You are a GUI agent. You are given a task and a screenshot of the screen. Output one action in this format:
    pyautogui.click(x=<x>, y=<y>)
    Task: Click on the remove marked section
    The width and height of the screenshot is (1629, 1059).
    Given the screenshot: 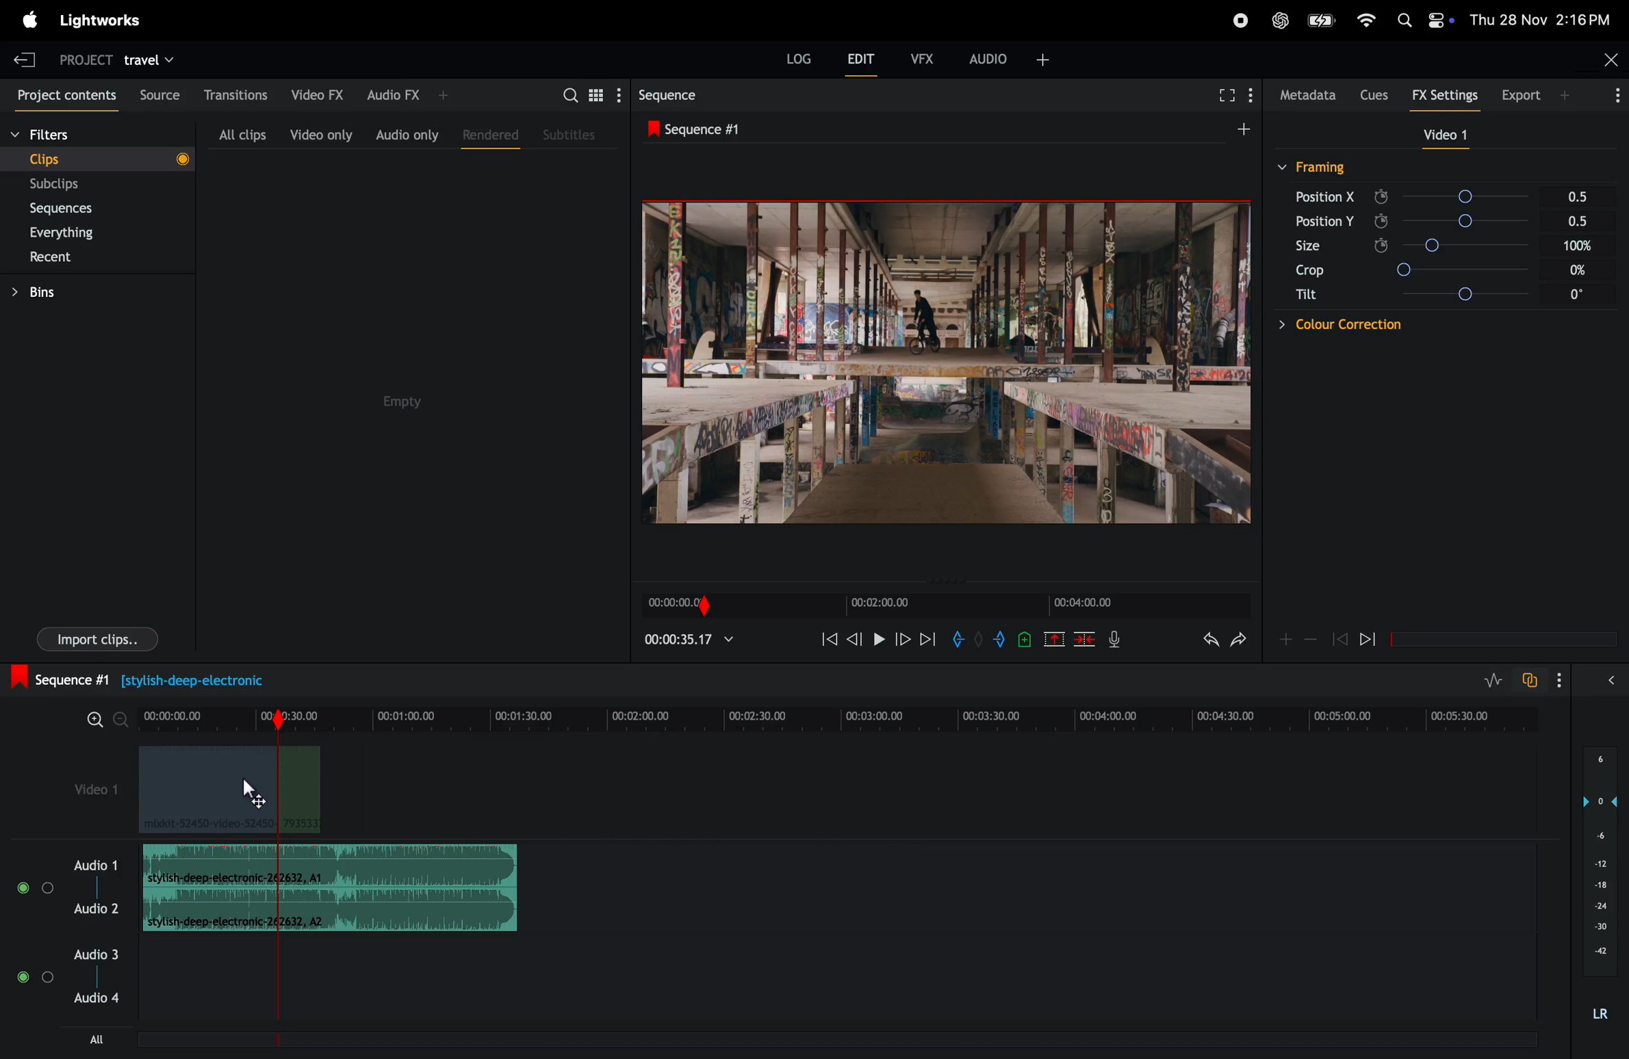 What is the action you would take?
    pyautogui.click(x=1055, y=638)
    